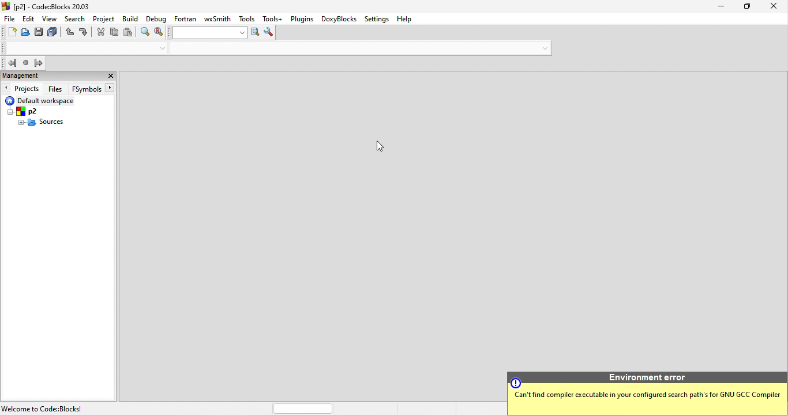 Image resolution: width=788 pixels, height=416 pixels. What do you see at coordinates (162, 32) in the screenshot?
I see `replace` at bounding box center [162, 32].